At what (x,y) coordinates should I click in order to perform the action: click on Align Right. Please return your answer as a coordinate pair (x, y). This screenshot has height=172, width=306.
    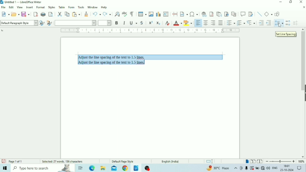
    Looking at the image, I should click on (213, 23).